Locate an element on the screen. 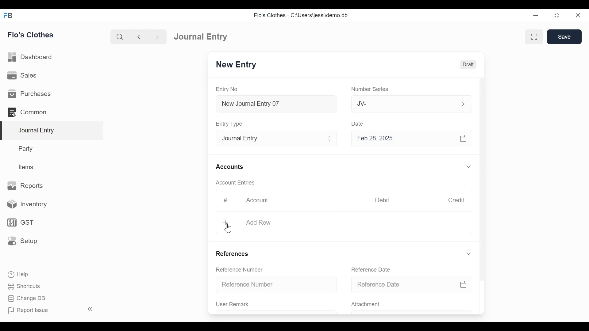 The width and height of the screenshot is (589, 331). Items is located at coordinates (27, 167).